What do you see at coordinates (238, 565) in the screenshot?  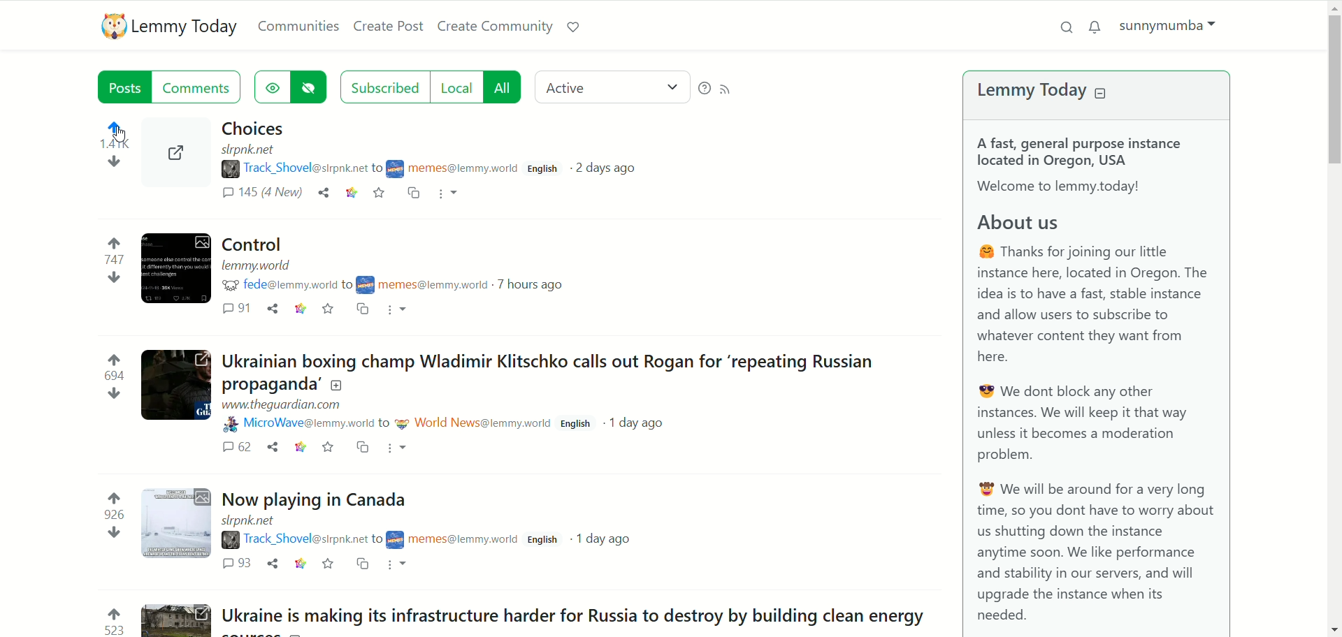 I see `93 comments` at bounding box center [238, 565].